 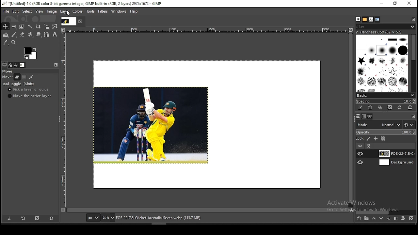 I want to click on spacing, so click(x=385, y=101).